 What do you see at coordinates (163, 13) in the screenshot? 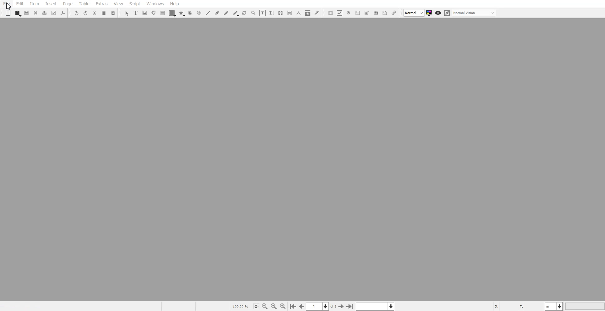
I see `List` at bounding box center [163, 13].